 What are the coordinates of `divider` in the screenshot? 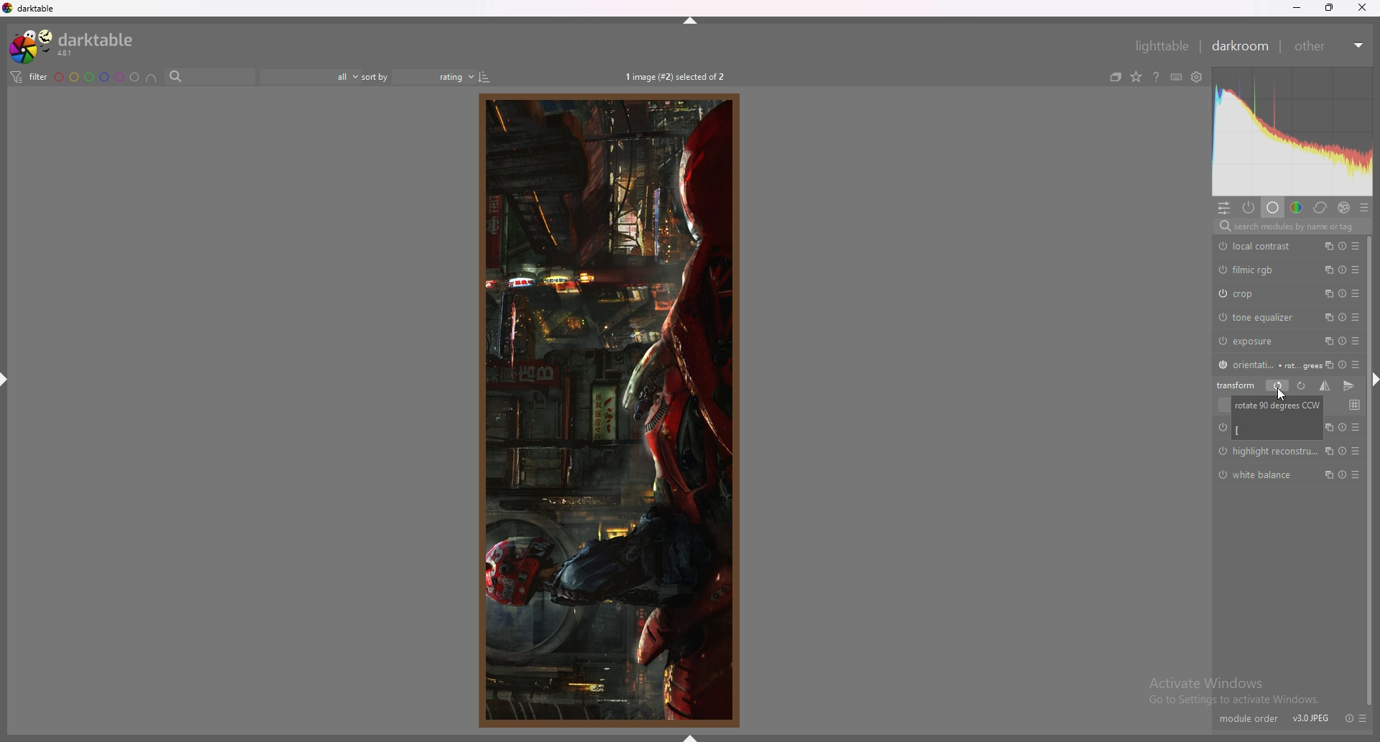 It's located at (1200, 47).